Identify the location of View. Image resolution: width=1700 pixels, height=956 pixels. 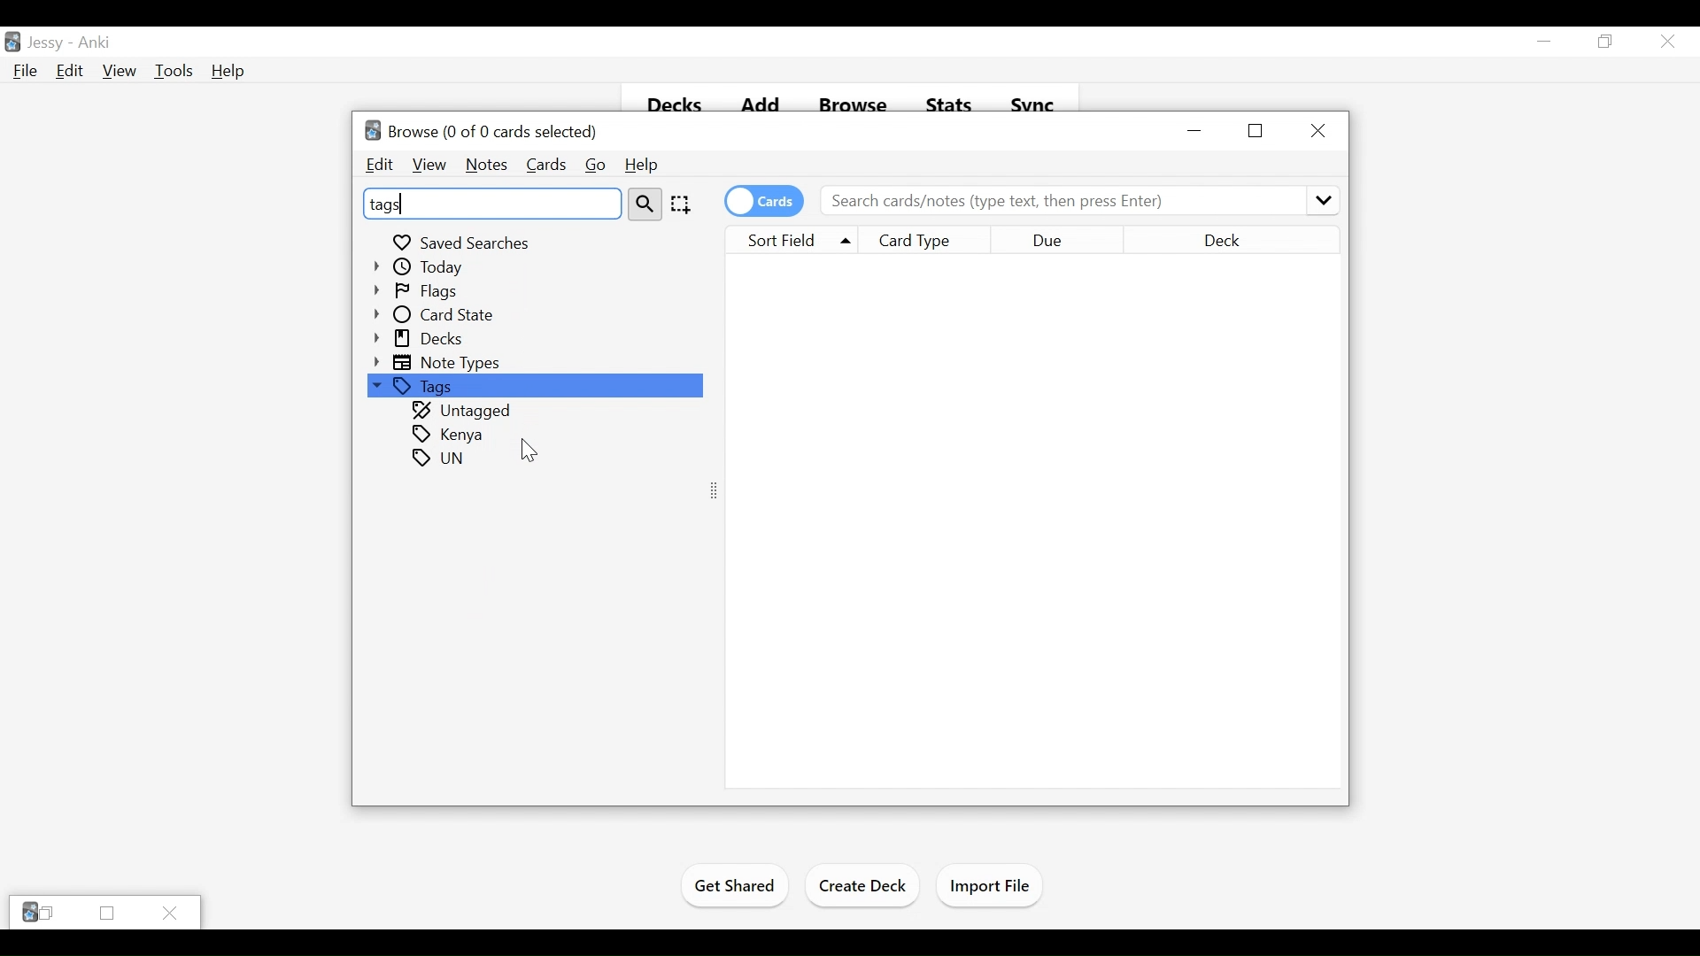
(428, 165).